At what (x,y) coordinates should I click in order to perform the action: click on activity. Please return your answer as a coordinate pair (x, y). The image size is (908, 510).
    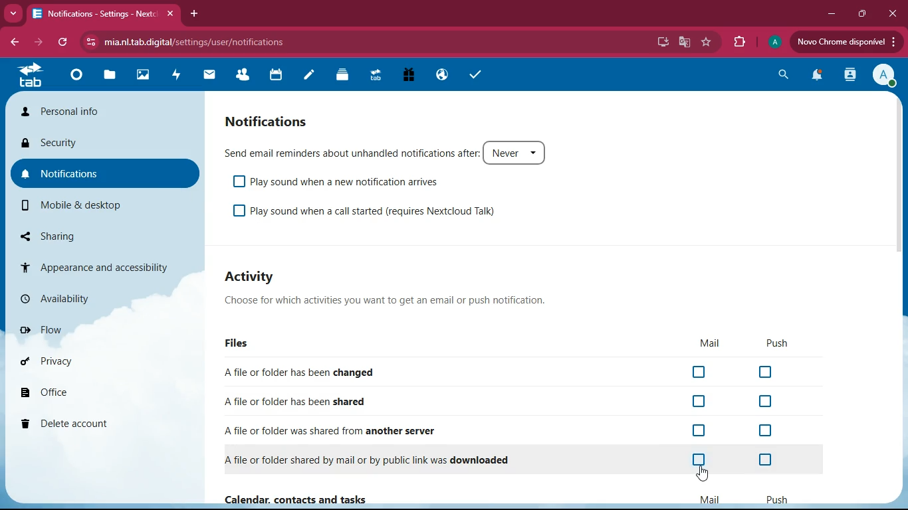
    Looking at the image, I should click on (850, 74).